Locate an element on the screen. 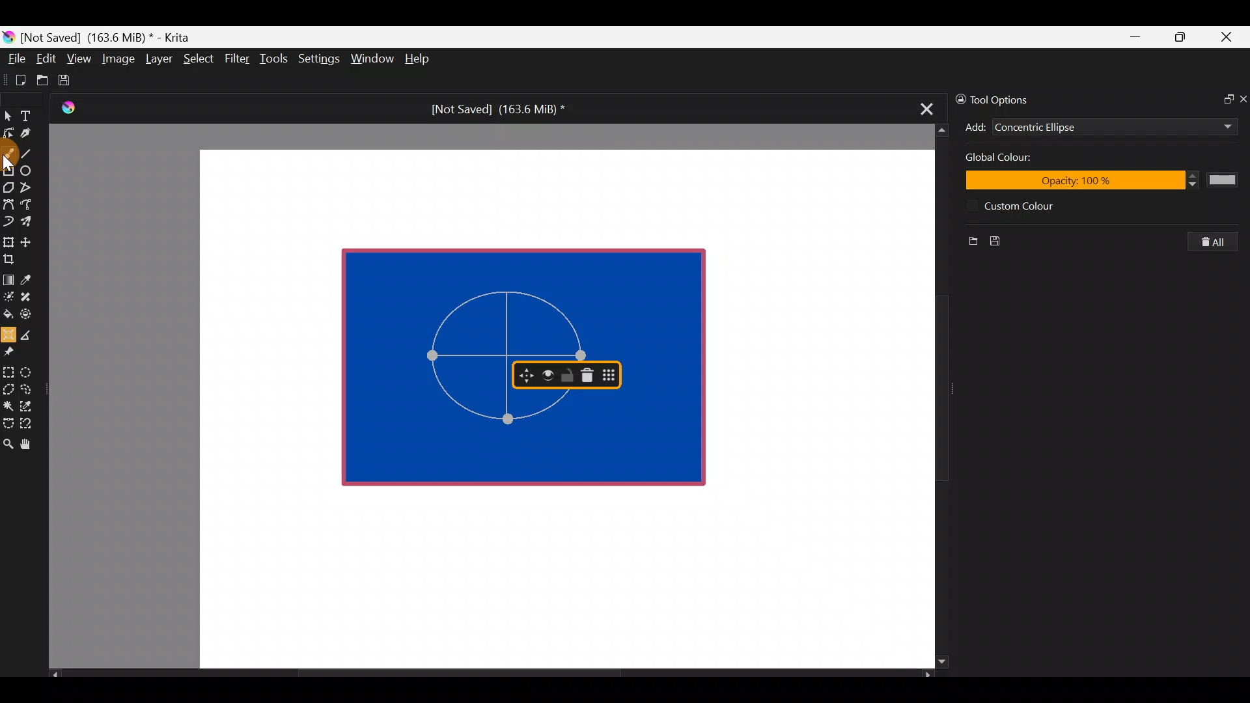 The width and height of the screenshot is (1250, 703). Close tab is located at coordinates (923, 107).